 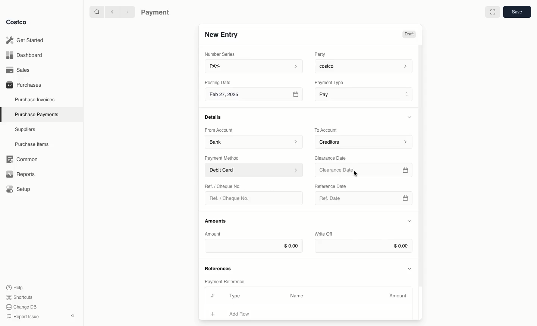 What do you see at coordinates (72, 316) in the screenshot?
I see `collapse` at bounding box center [72, 316].